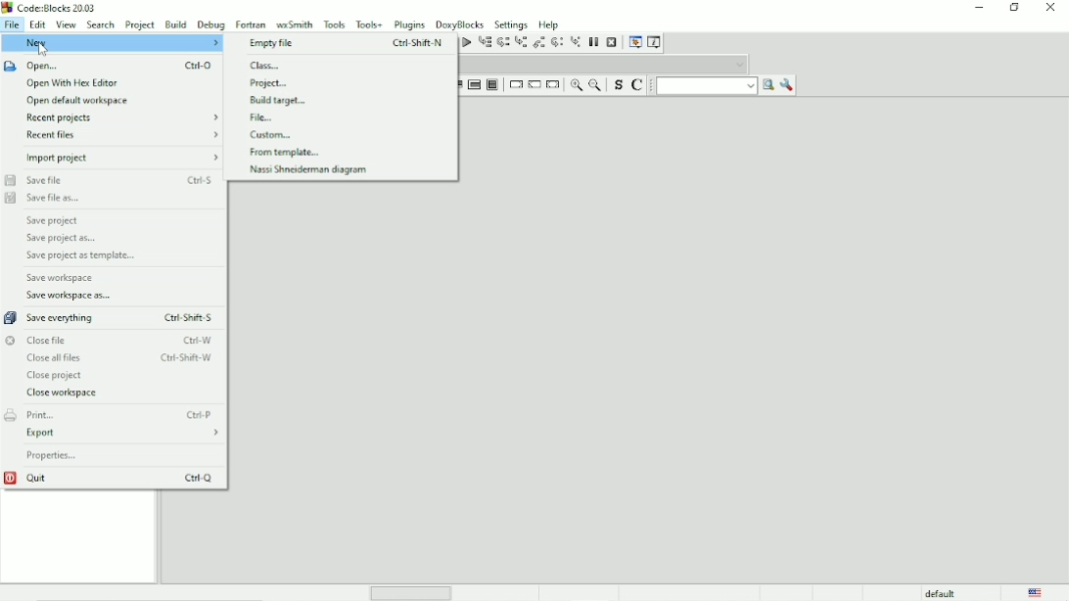 This screenshot has height=601, width=1069. I want to click on Step into, so click(520, 43).